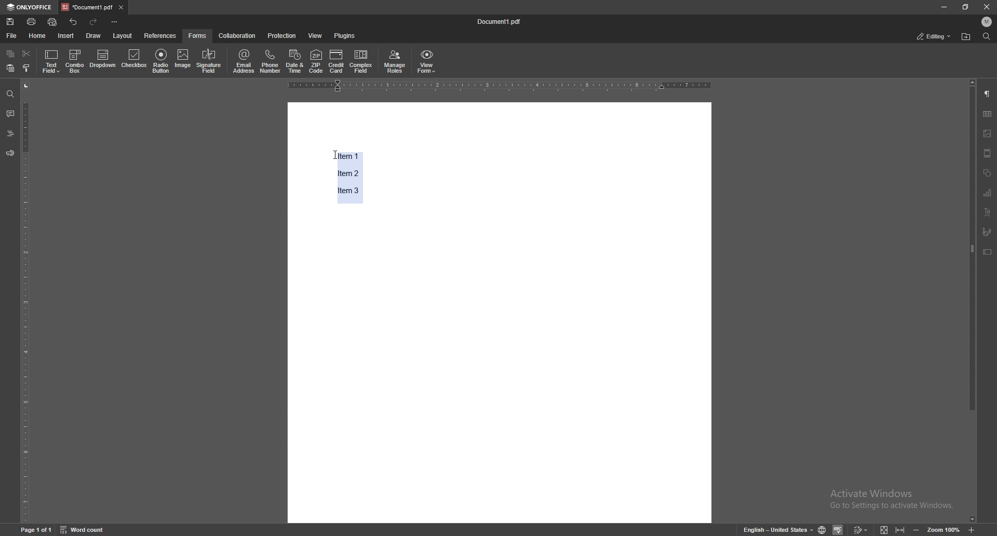  Describe the element at coordinates (93, 22) in the screenshot. I see `redo` at that location.